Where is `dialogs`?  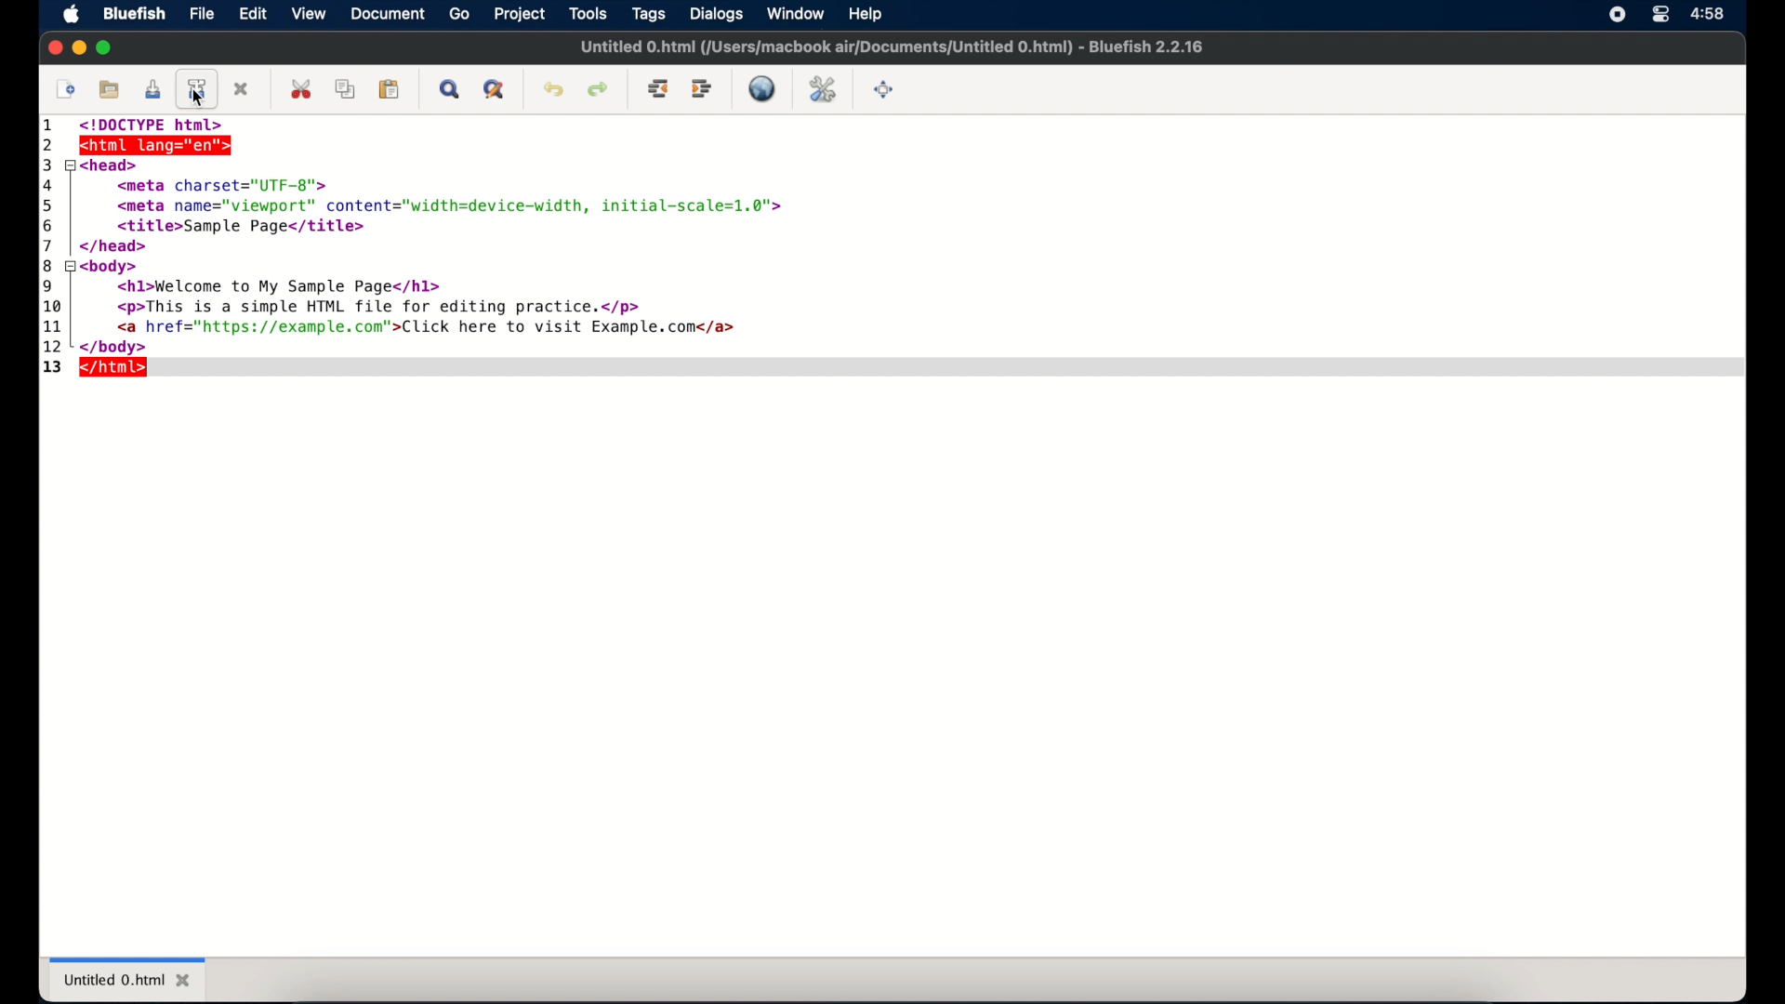
dialogs is located at coordinates (716, 14).